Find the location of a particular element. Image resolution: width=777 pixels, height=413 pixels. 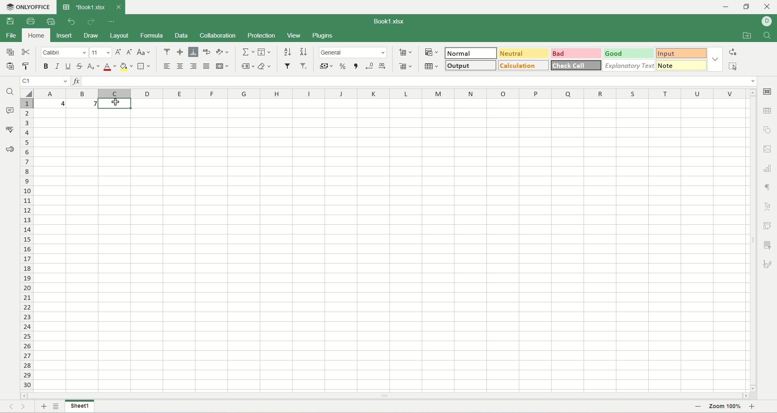

remove filter is located at coordinates (306, 66).